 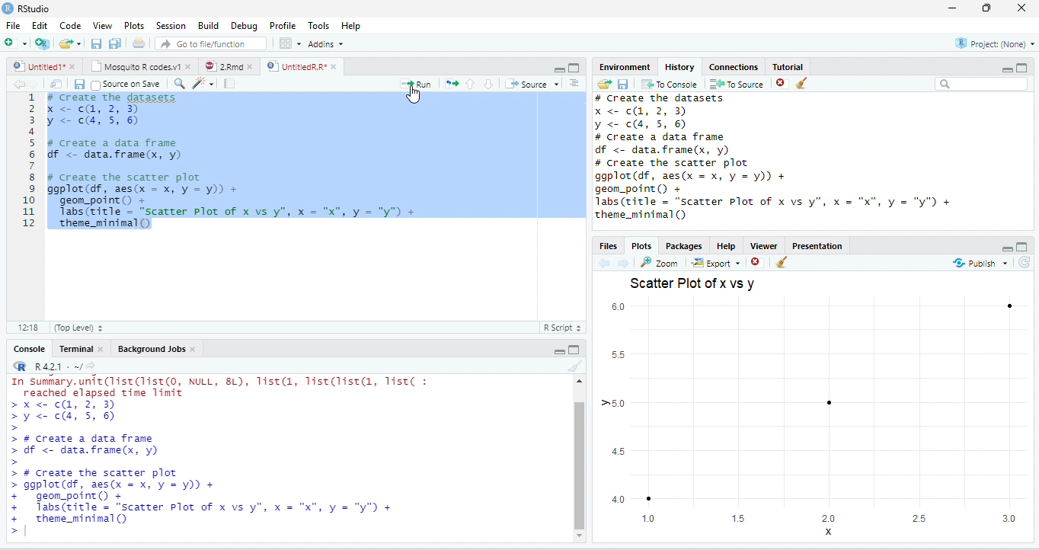 What do you see at coordinates (715, 263) in the screenshot?
I see `Export` at bounding box center [715, 263].